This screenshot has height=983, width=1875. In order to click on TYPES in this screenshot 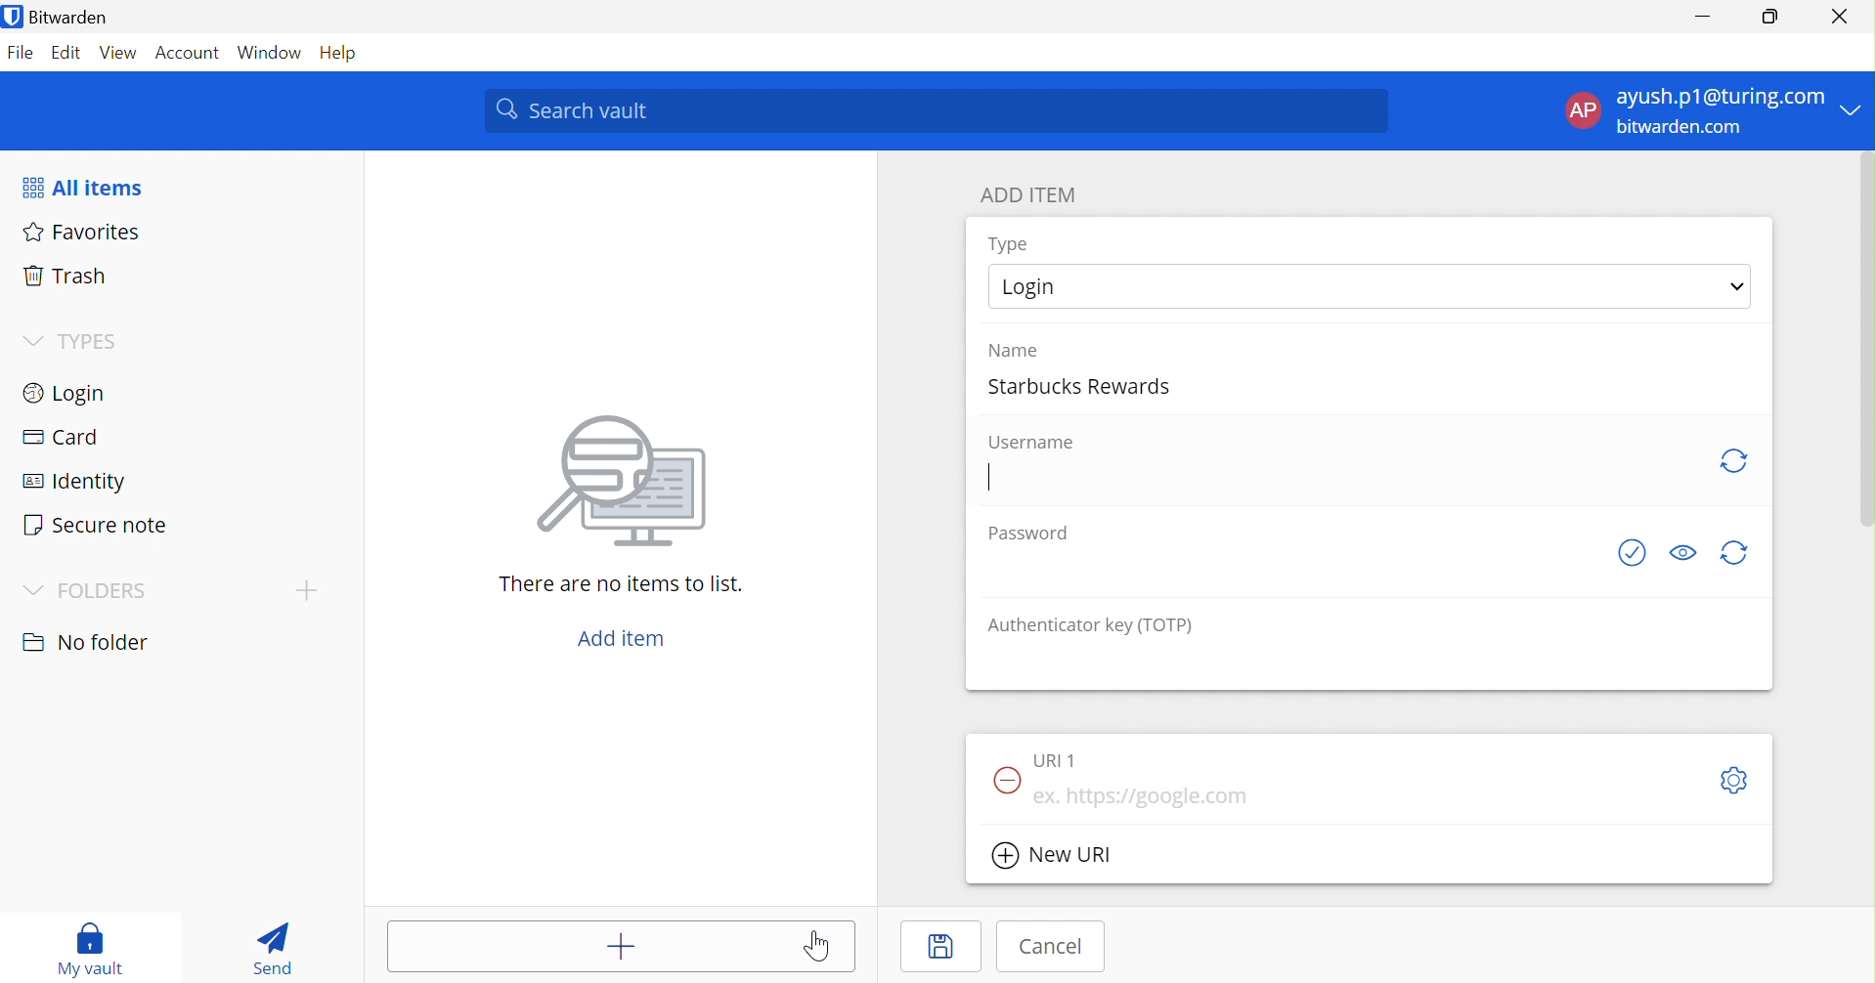, I will do `click(95, 341)`.